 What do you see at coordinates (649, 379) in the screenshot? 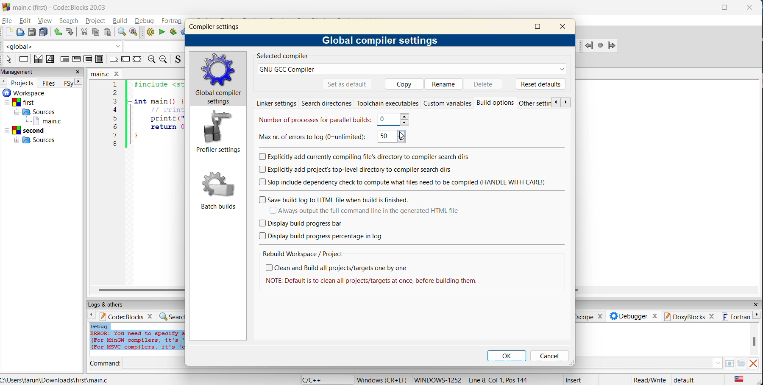
I see `Read/Write` at bounding box center [649, 379].